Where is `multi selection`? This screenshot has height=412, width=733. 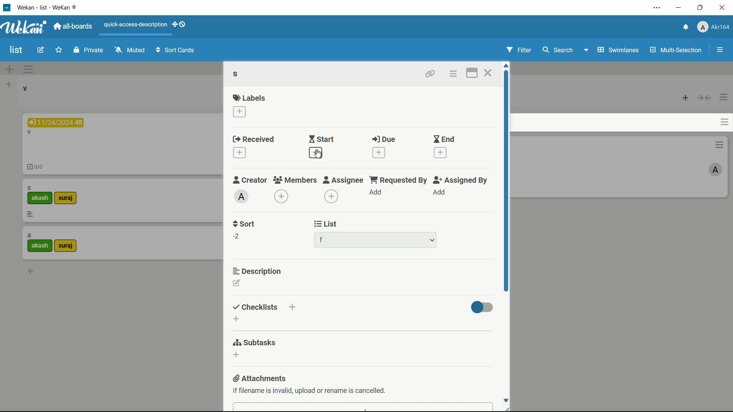
multi selection is located at coordinates (677, 51).